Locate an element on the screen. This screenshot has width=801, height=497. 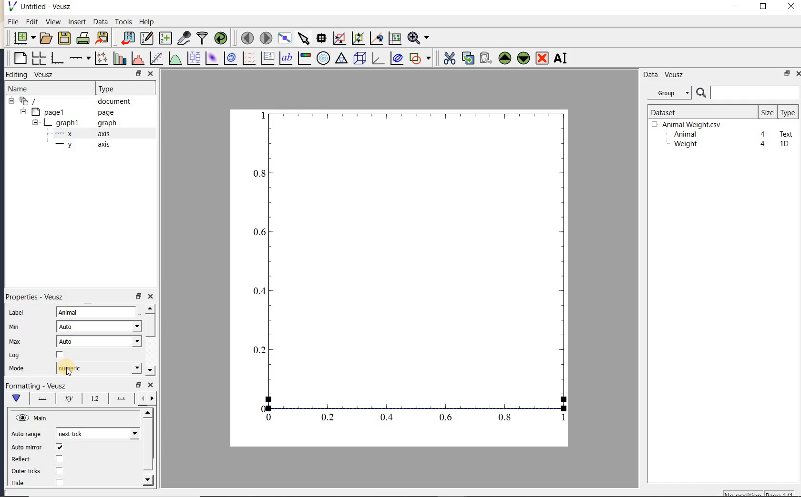
Animalweight.csv is located at coordinates (688, 125).